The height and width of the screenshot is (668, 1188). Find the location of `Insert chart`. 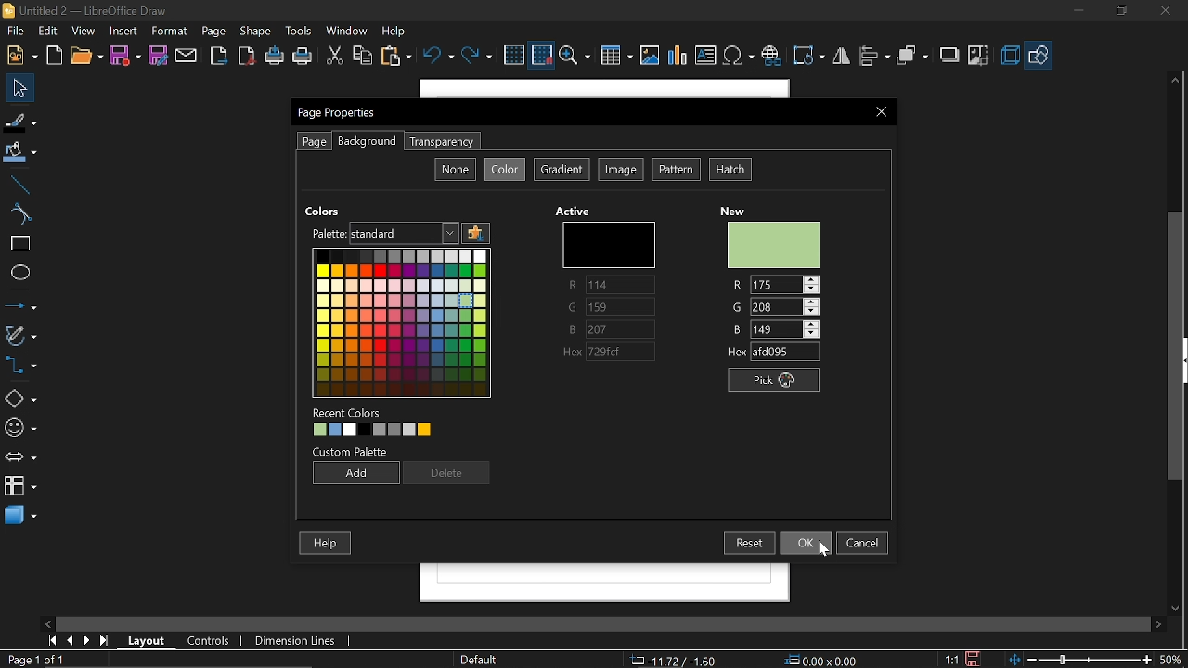

Insert chart is located at coordinates (678, 58).